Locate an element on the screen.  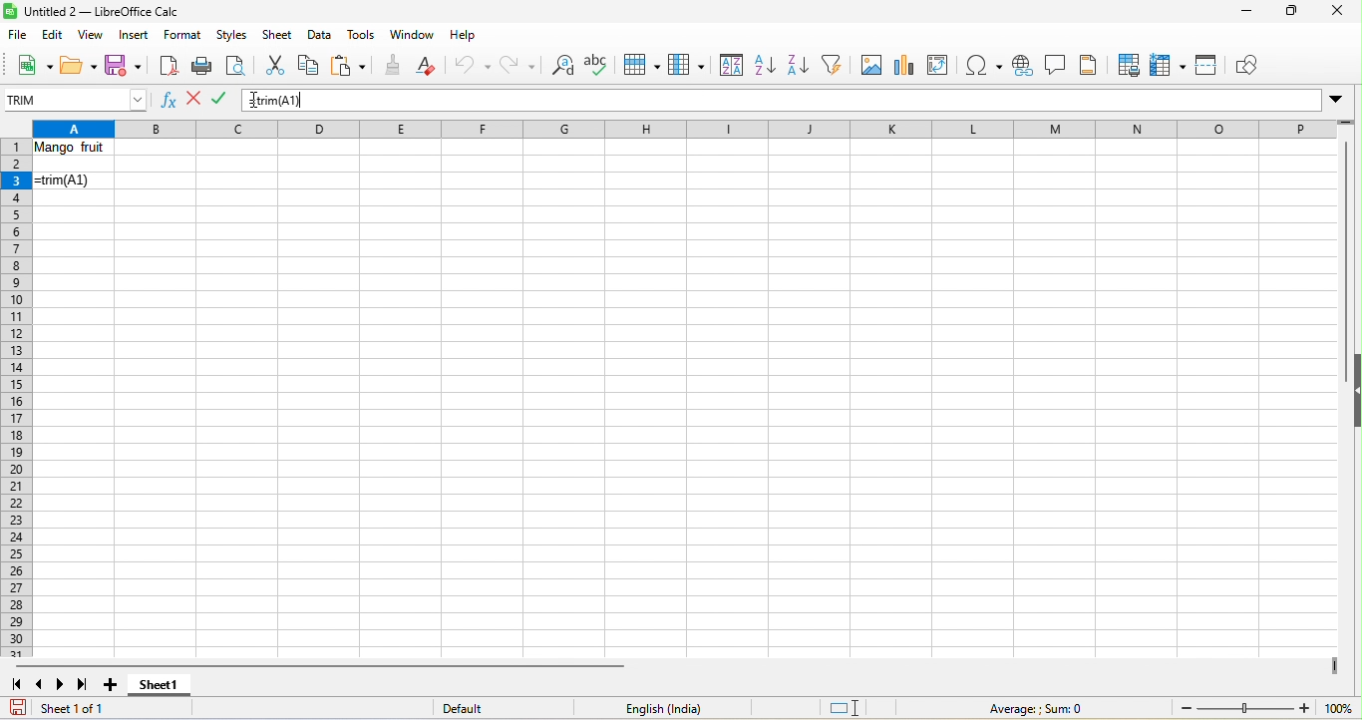
cursor is located at coordinates (257, 102).